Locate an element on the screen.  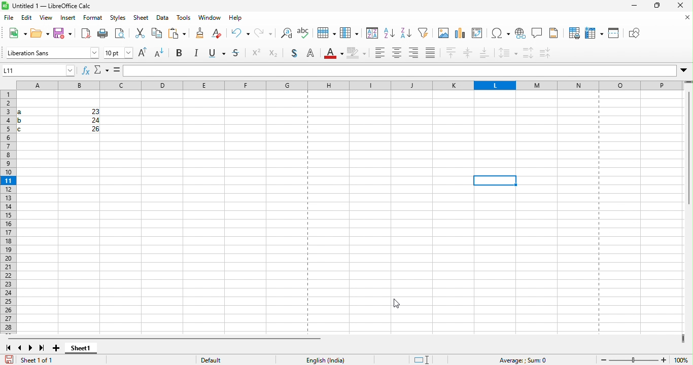
 is located at coordinates (552, 53).